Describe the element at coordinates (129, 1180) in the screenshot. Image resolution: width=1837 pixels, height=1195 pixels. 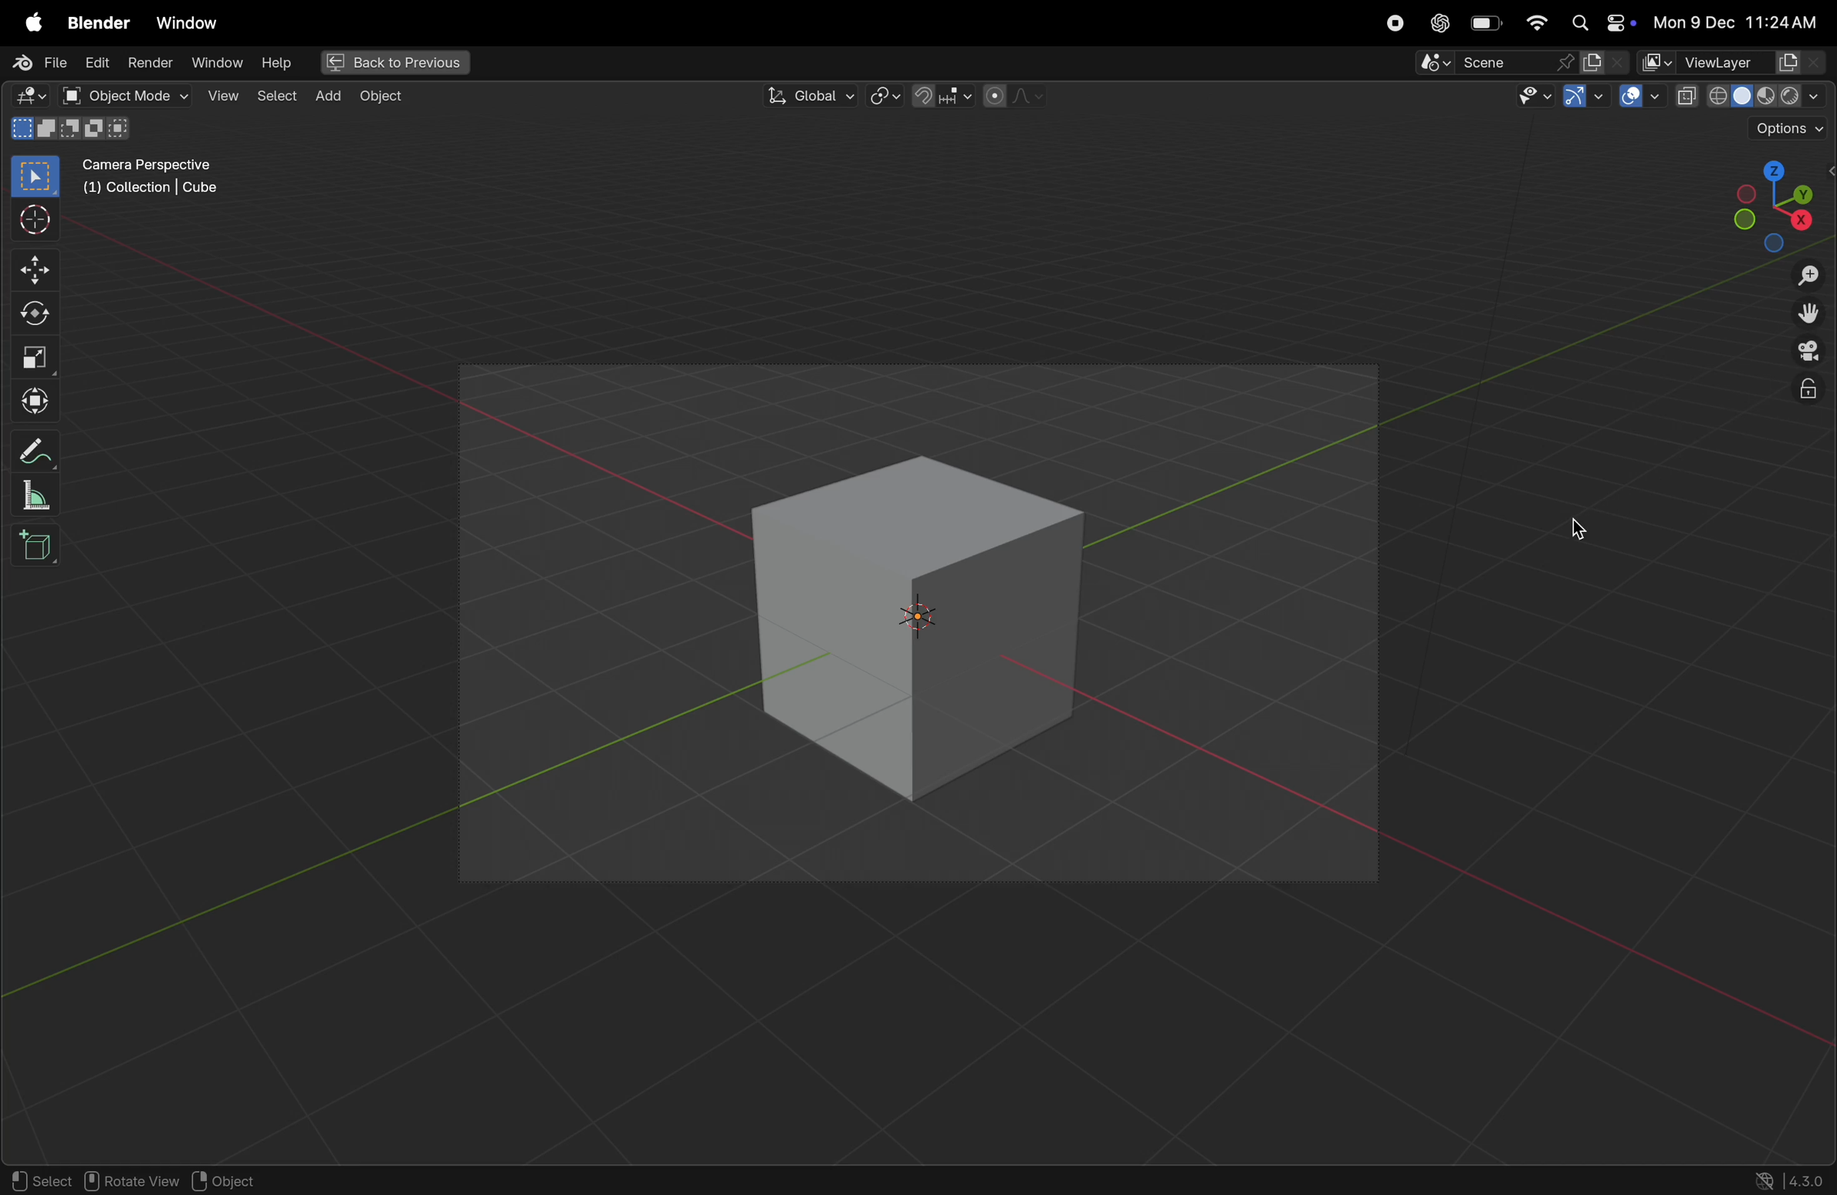
I see `rotate view` at that location.